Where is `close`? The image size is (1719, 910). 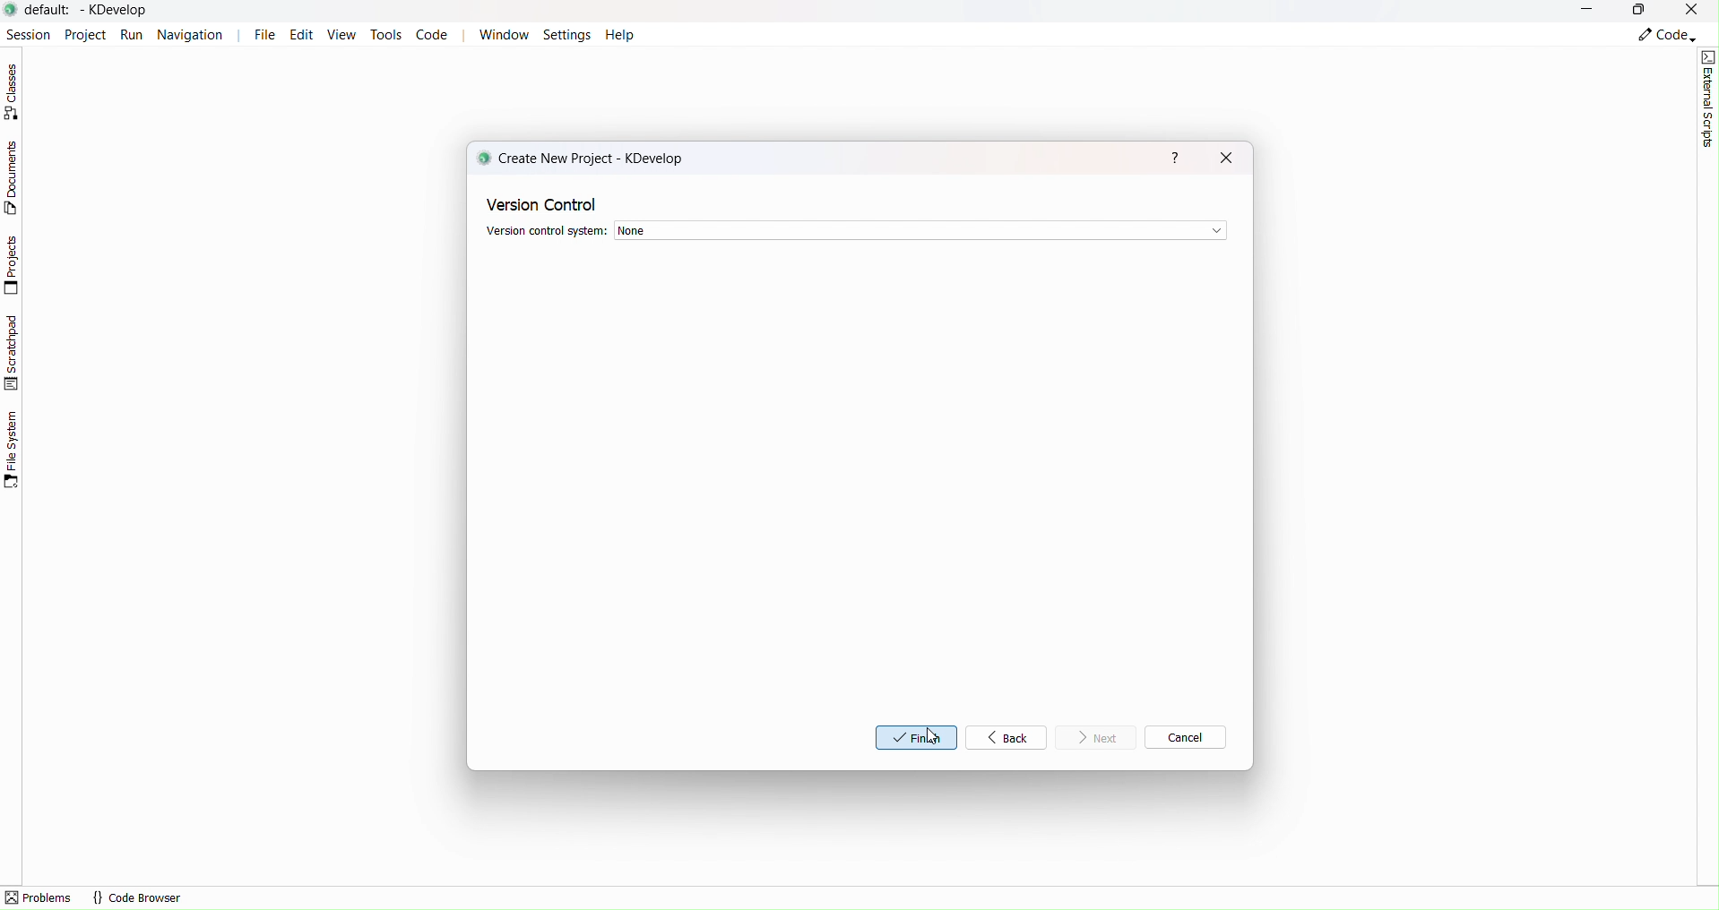
close is located at coordinates (1226, 157).